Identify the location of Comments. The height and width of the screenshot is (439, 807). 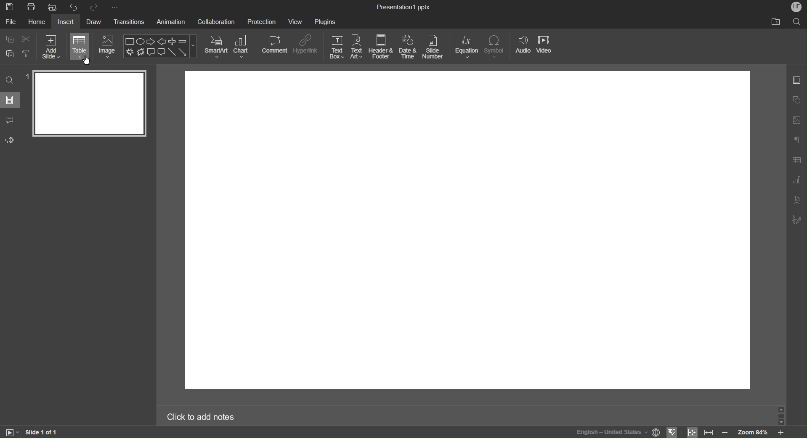
(11, 120).